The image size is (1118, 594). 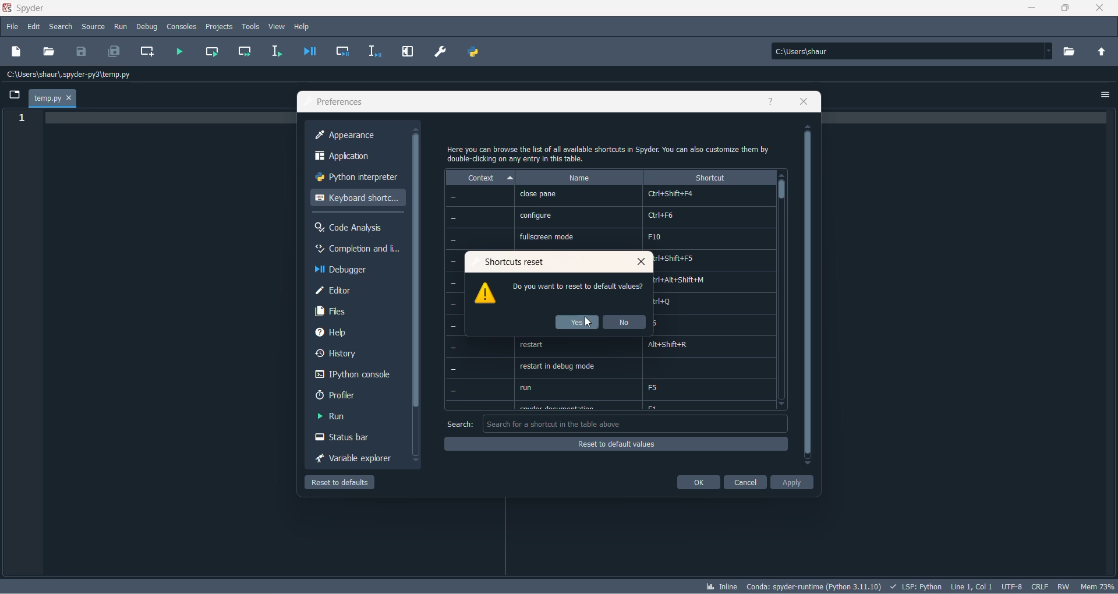 I want to click on move up, so click(x=783, y=175).